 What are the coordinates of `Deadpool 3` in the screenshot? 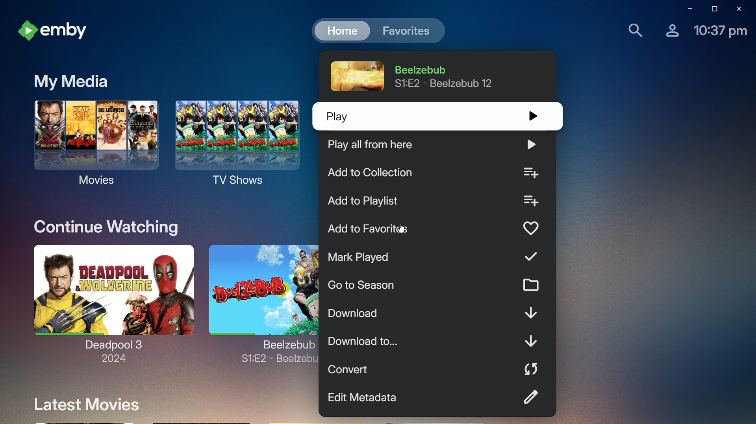 It's located at (110, 297).